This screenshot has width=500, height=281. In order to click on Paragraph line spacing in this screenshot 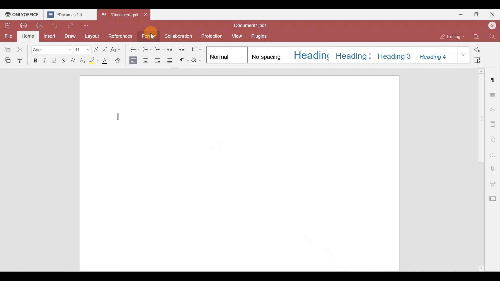, I will do `click(197, 49)`.